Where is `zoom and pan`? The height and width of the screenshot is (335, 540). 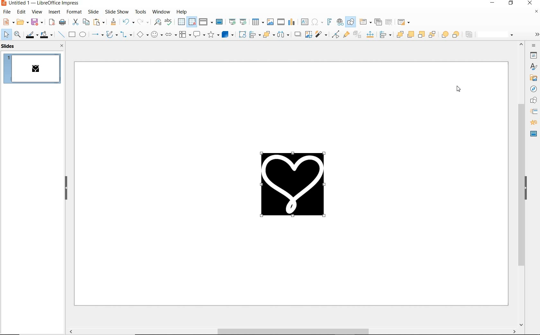 zoom and pan is located at coordinates (17, 34).